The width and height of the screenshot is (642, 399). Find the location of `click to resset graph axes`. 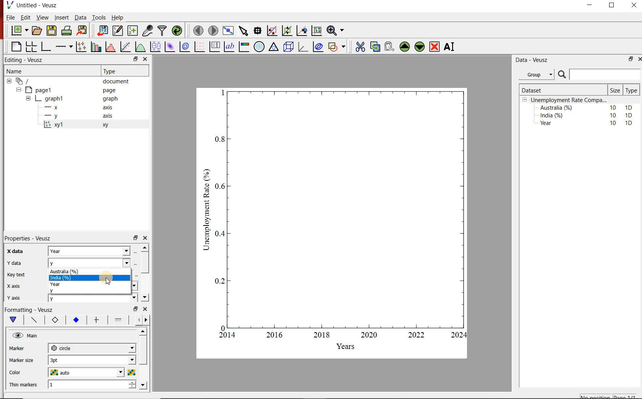

click to resset graph axes is located at coordinates (317, 30).